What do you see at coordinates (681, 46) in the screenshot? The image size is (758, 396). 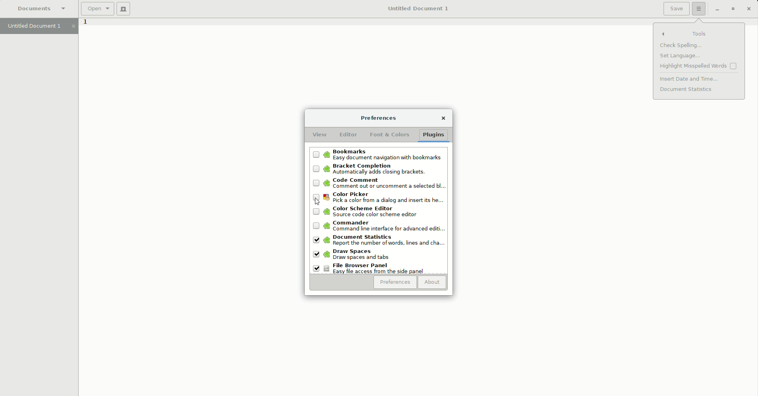 I see `Check spelling` at bounding box center [681, 46].